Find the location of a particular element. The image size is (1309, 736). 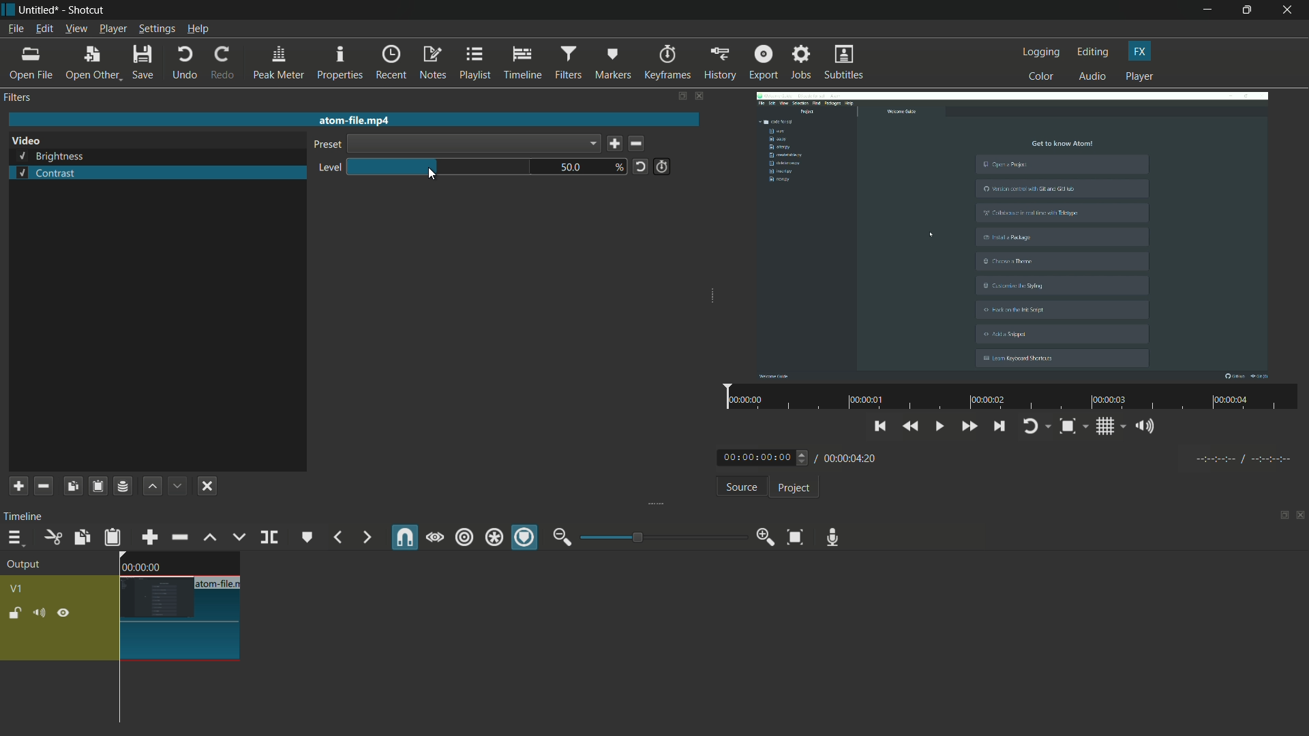

paste filters is located at coordinates (97, 486).